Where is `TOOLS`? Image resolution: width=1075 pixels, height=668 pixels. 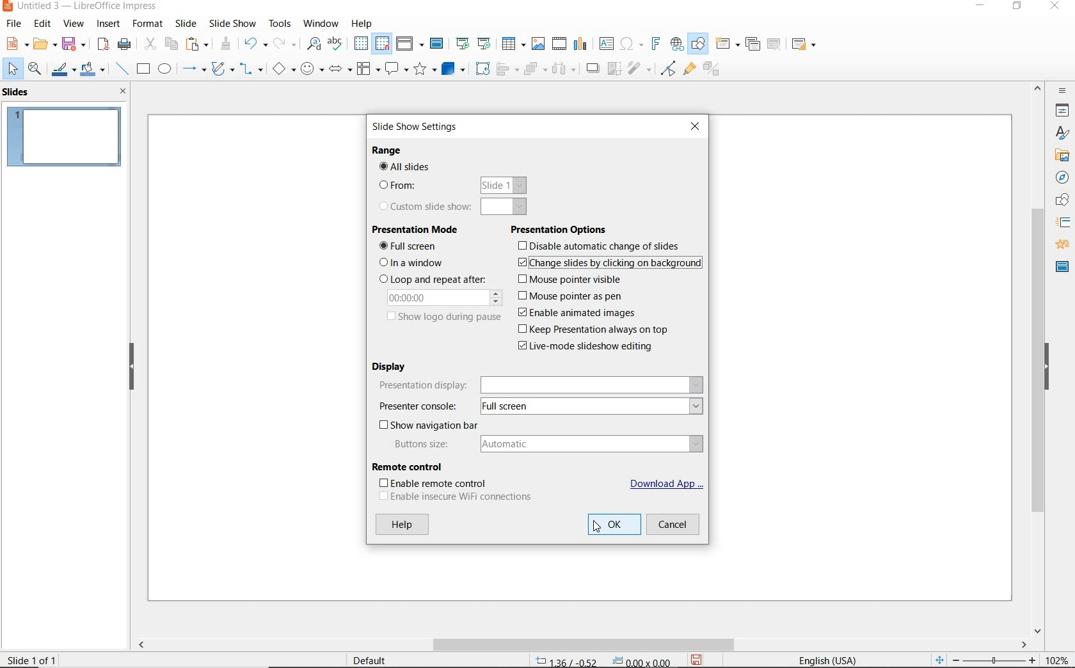 TOOLS is located at coordinates (280, 23).